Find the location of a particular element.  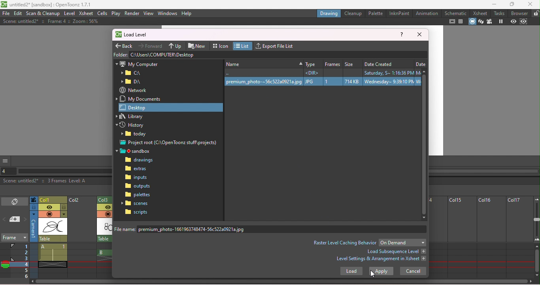

Level settings & Arrangement in Xsheet is located at coordinates (381, 260).